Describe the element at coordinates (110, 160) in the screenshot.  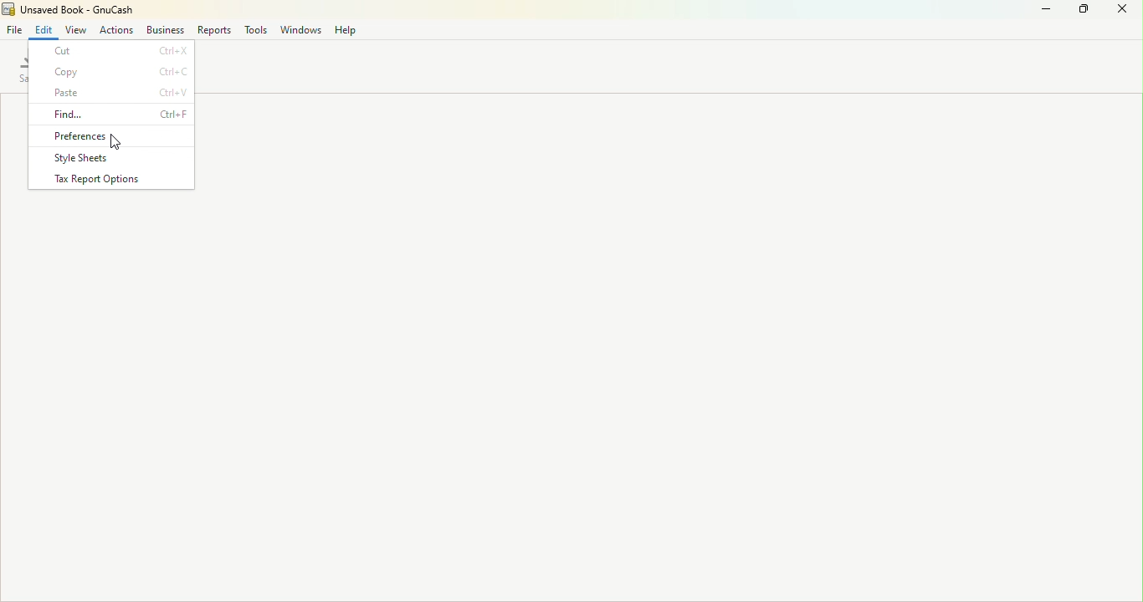
I see `Style sheets` at that location.